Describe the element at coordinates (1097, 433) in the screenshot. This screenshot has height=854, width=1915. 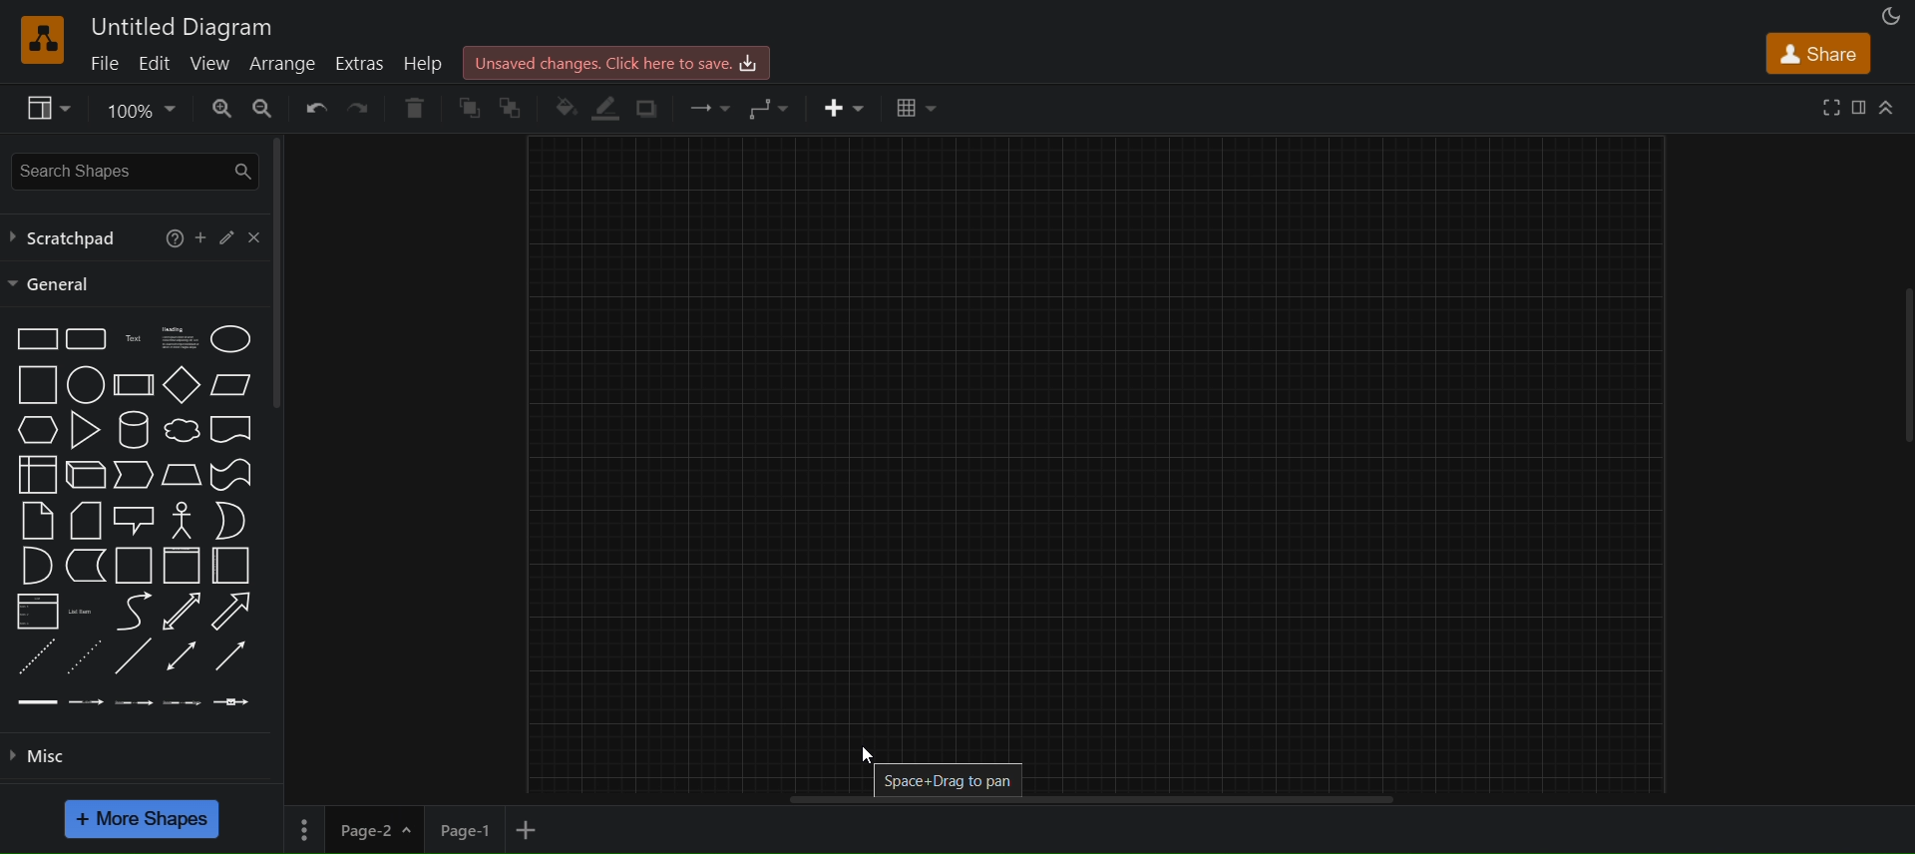
I see `canvas` at that location.